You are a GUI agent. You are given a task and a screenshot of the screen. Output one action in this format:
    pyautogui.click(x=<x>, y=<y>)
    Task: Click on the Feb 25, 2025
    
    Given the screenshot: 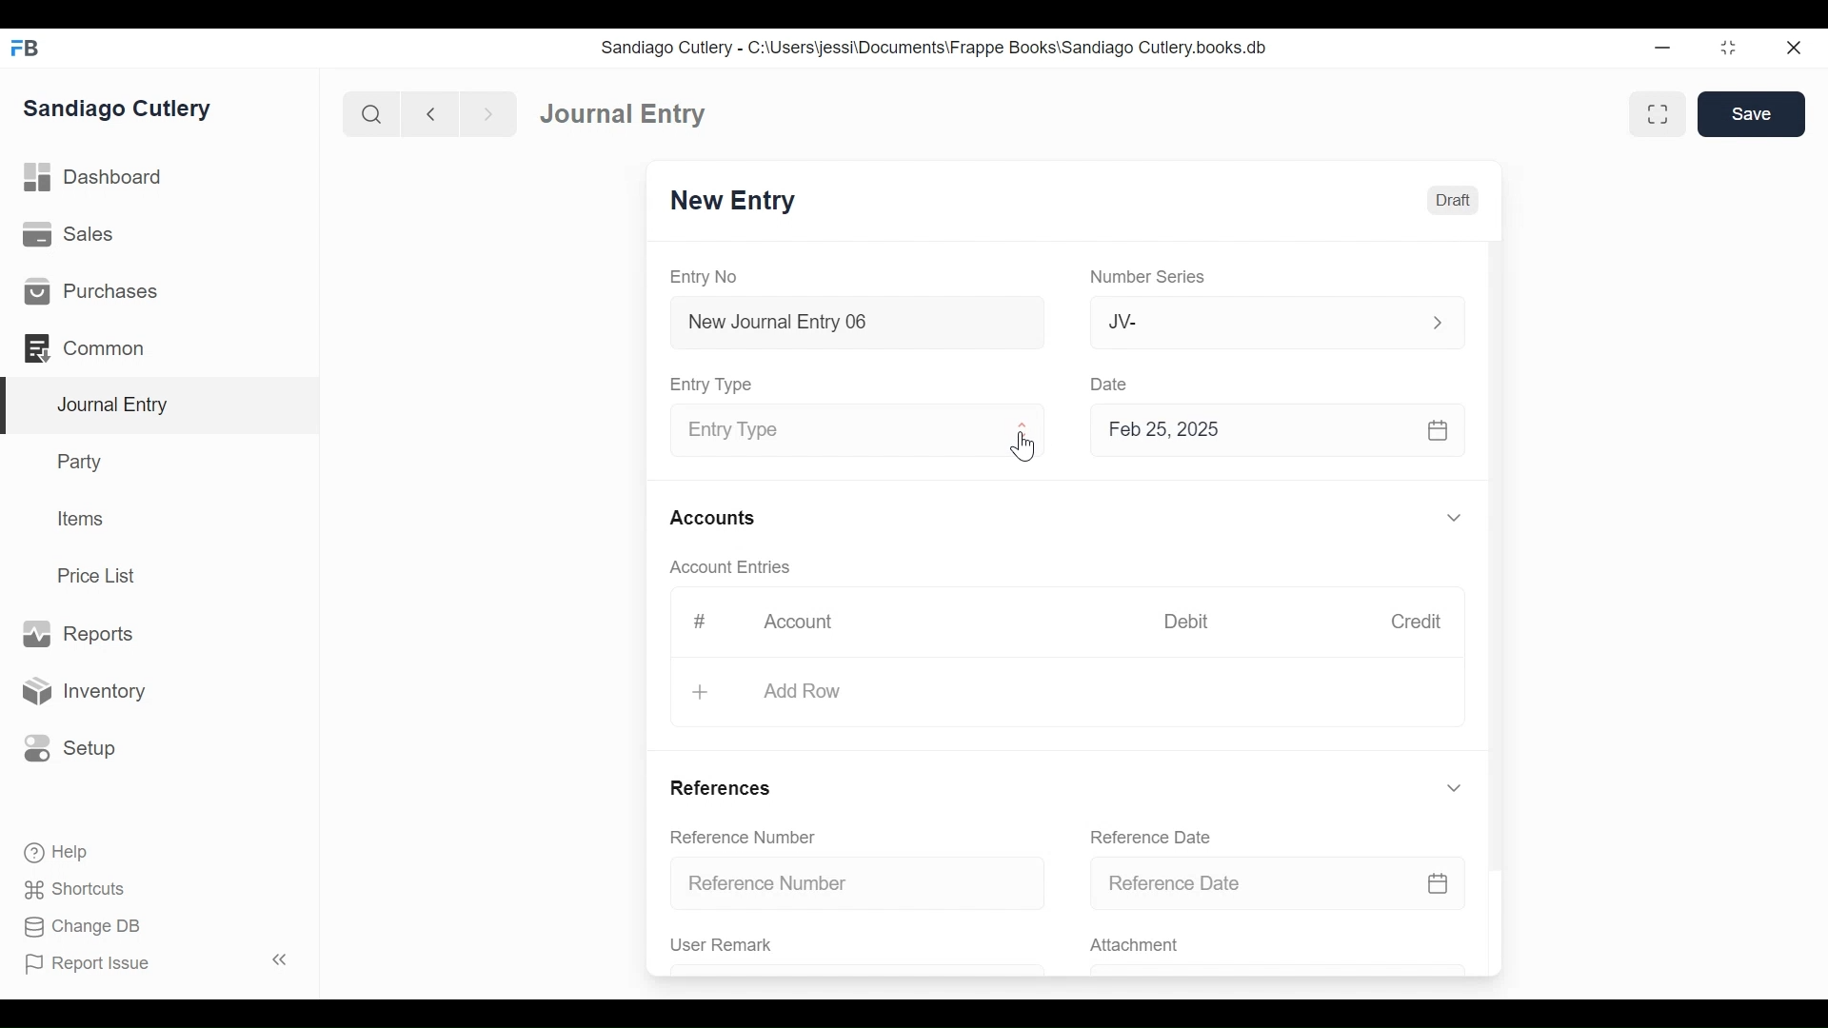 What is the action you would take?
    pyautogui.click(x=1269, y=429)
    